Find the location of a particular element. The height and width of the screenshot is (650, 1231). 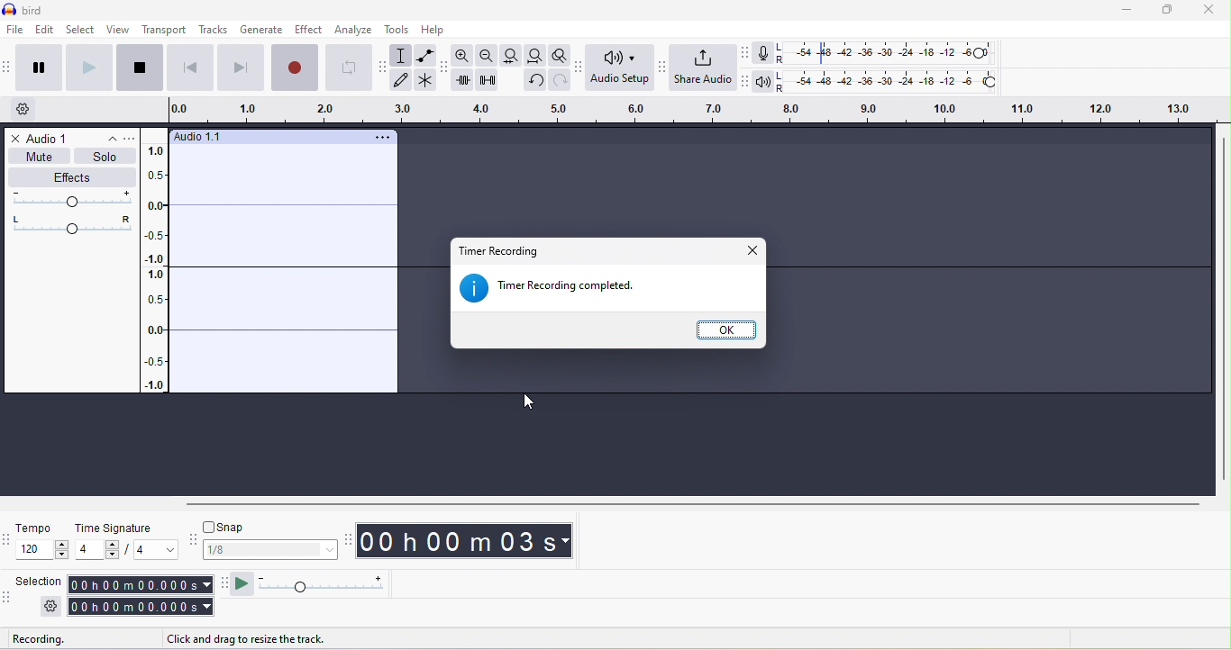

stop is located at coordinates (139, 68).